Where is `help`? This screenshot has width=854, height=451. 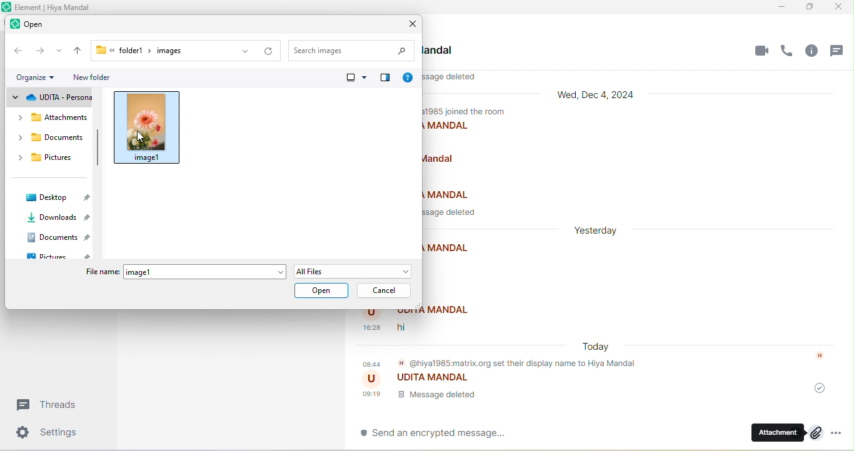
help is located at coordinates (408, 79).